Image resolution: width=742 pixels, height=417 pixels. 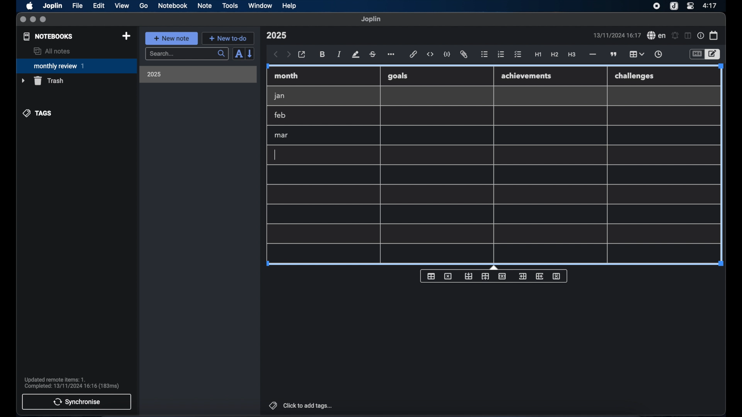 I want to click on file, so click(x=77, y=6).